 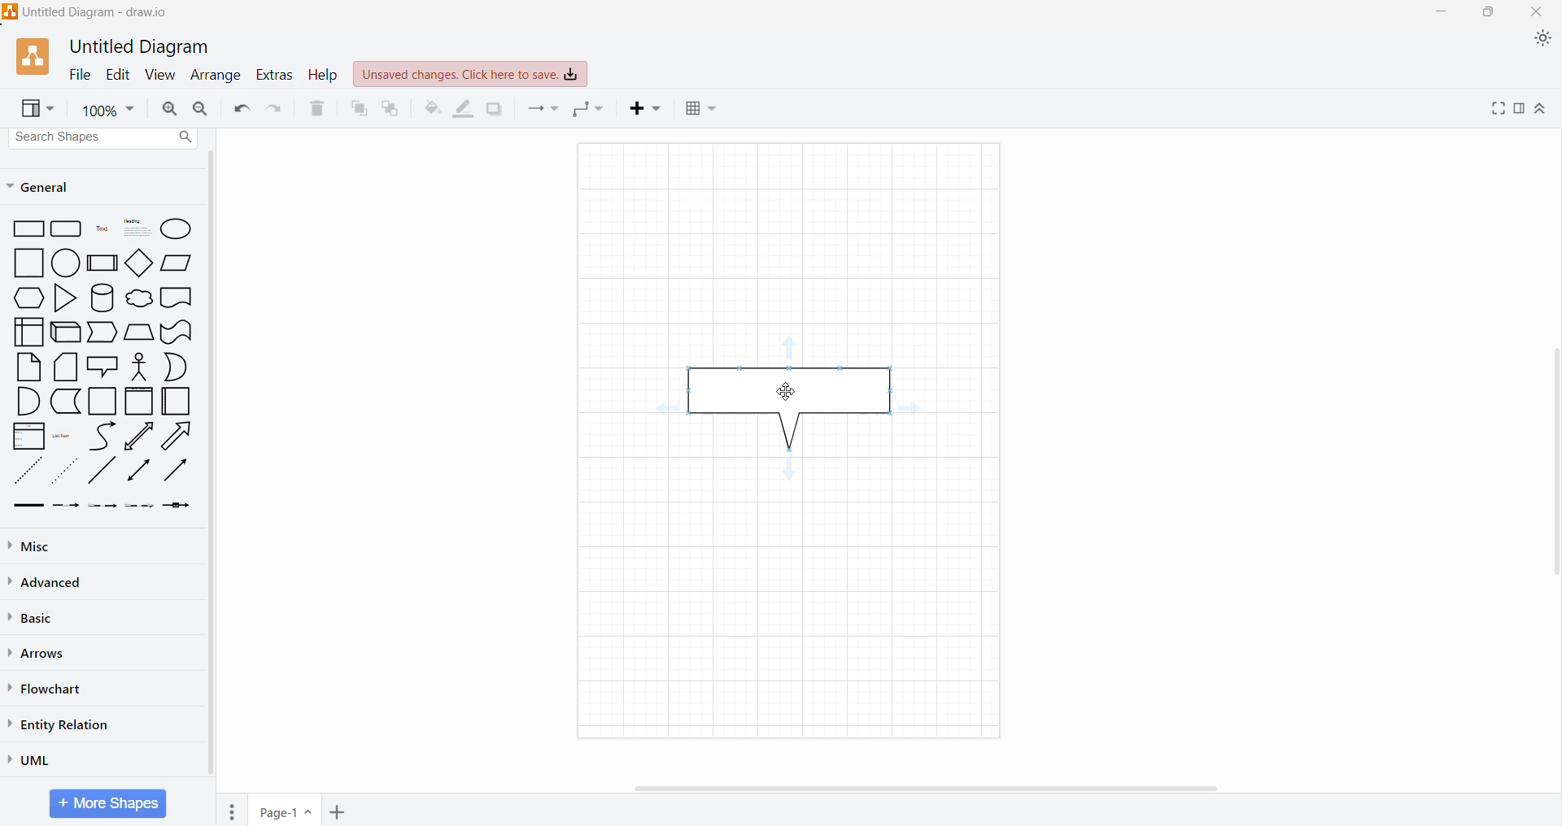 What do you see at coordinates (242, 109) in the screenshot?
I see `Undo` at bounding box center [242, 109].